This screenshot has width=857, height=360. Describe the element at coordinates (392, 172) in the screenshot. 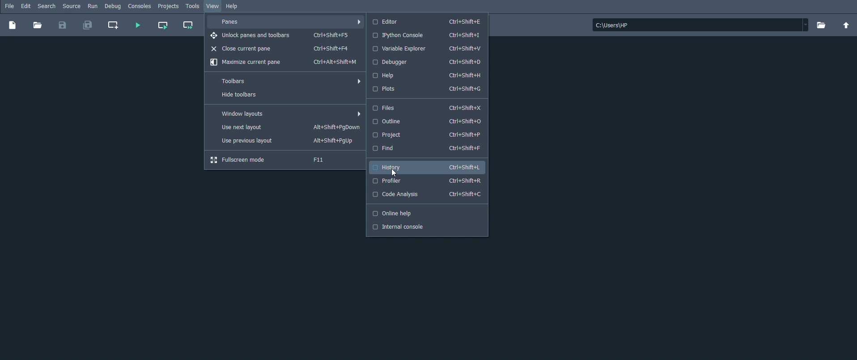

I see `Cursor` at that location.